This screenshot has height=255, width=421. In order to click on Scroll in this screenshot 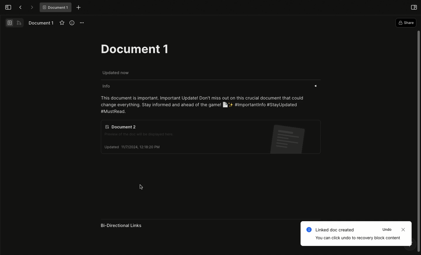, I will do `click(418, 141)`.